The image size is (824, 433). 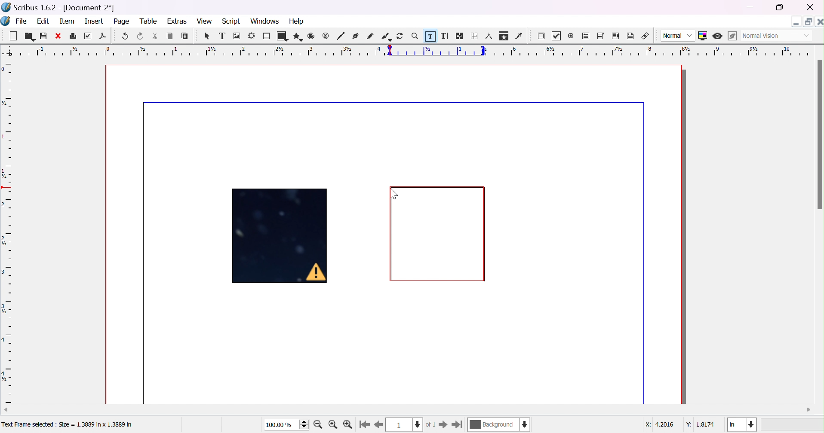 What do you see at coordinates (819, 21) in the screenshot?
I see `close` at bounding box center [819, 21].